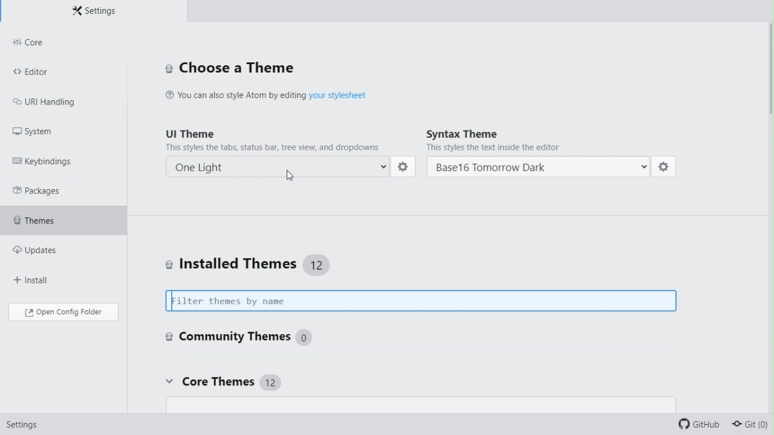 This screenshot has width=774, height=435. Describe the element at coordinates (281, 165) in the screenshot. I see ` one light` at that location.